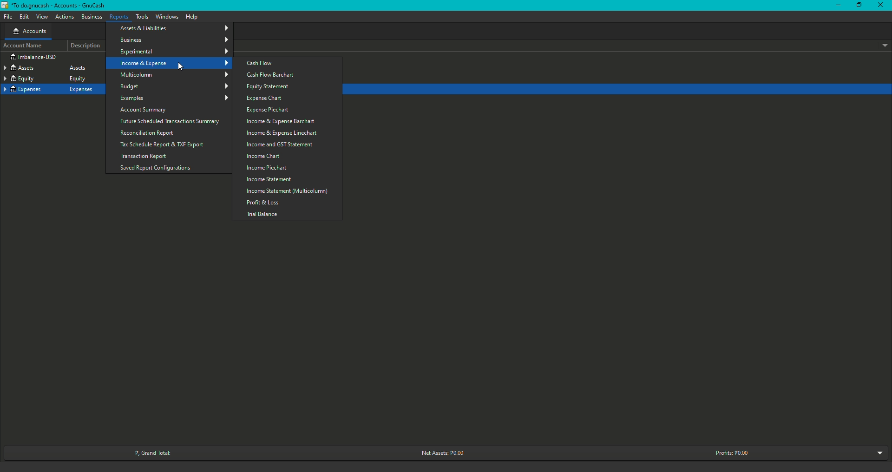  Describe the element at coordinates (52, 88) in the screenshot. I see `Expenses` at that location.